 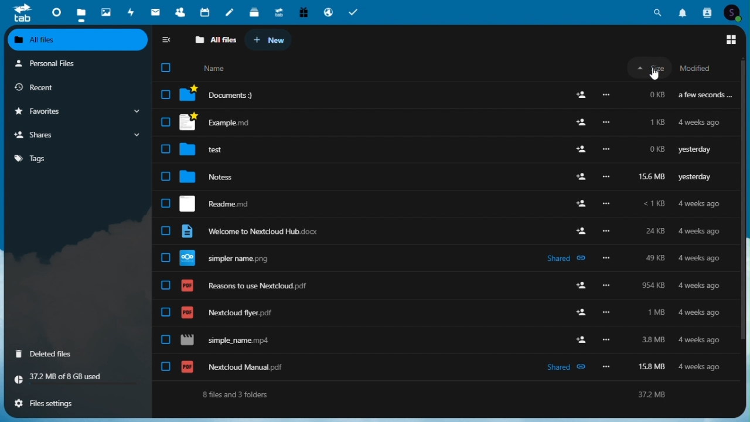 I want to click on contacts, so click(x=180, y=12).